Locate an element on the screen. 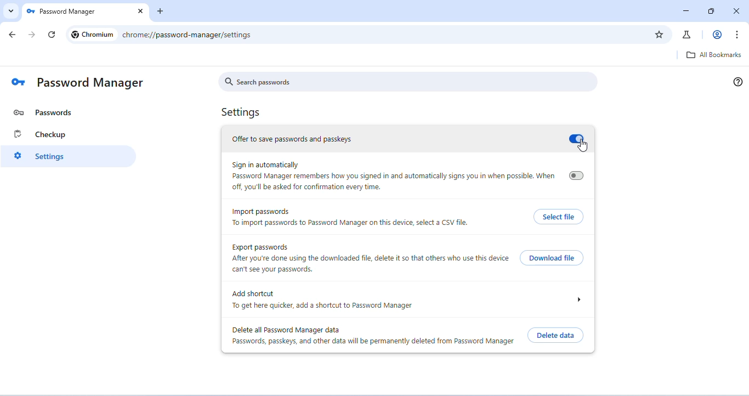  account is located at coordinates (716, 35).